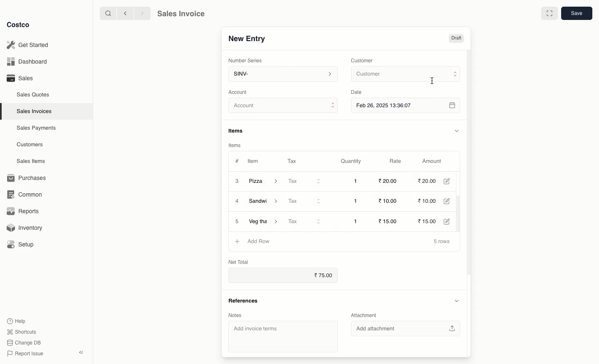 The height and width of the screenshot is (364, 599). What do you see at coordinates (578, 14) in the screenshot?
I see `Save` at bounding box center [578, 14].